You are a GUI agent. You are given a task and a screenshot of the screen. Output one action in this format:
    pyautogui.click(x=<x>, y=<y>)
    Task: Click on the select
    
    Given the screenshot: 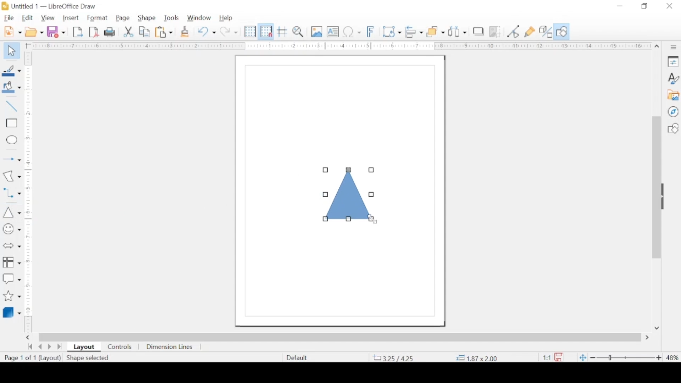 What is the action you would take?
    pyautogui.click(x=11, y=52)
    